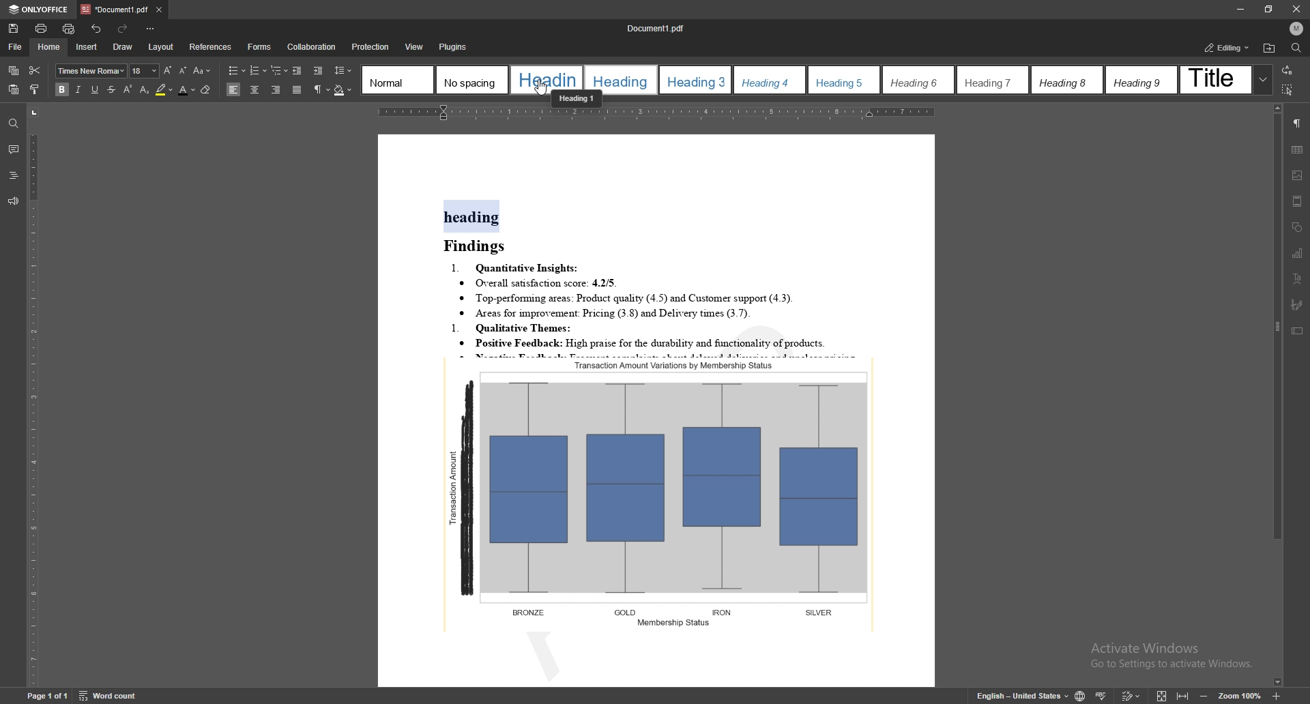 This screenshot has width=1310, height=704. I want to click on status, so click(1227, 48).